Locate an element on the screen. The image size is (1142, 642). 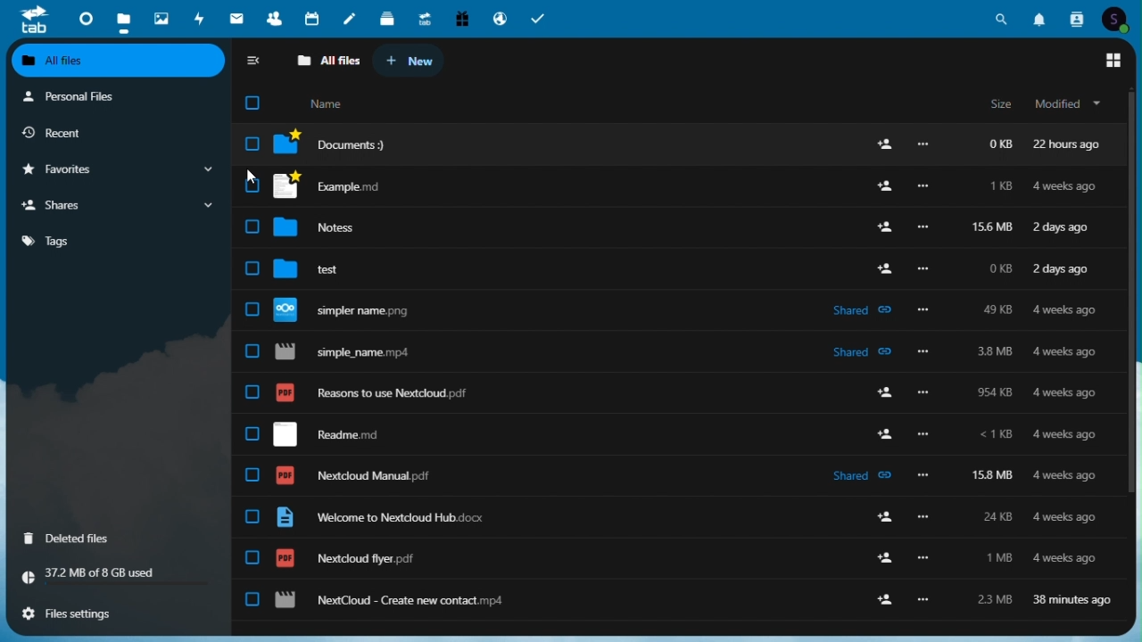
check box is located at coordinates (252, 143).